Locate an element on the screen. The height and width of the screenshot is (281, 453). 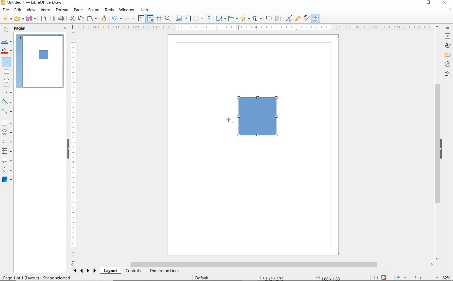
EXPORT is located at coordinates (44, 19).